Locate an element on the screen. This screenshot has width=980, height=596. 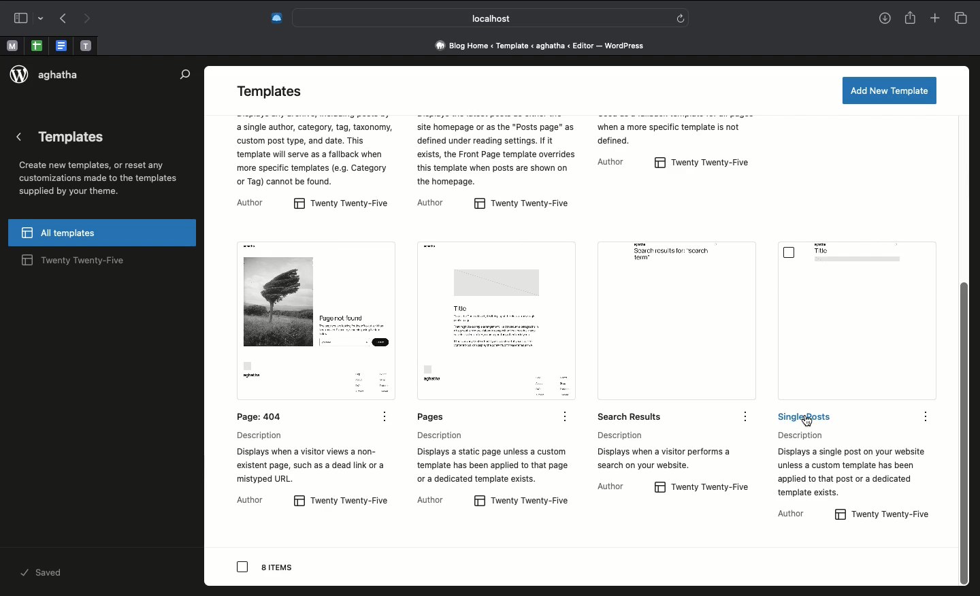
scroll bar is located at coordinates (961, 428).